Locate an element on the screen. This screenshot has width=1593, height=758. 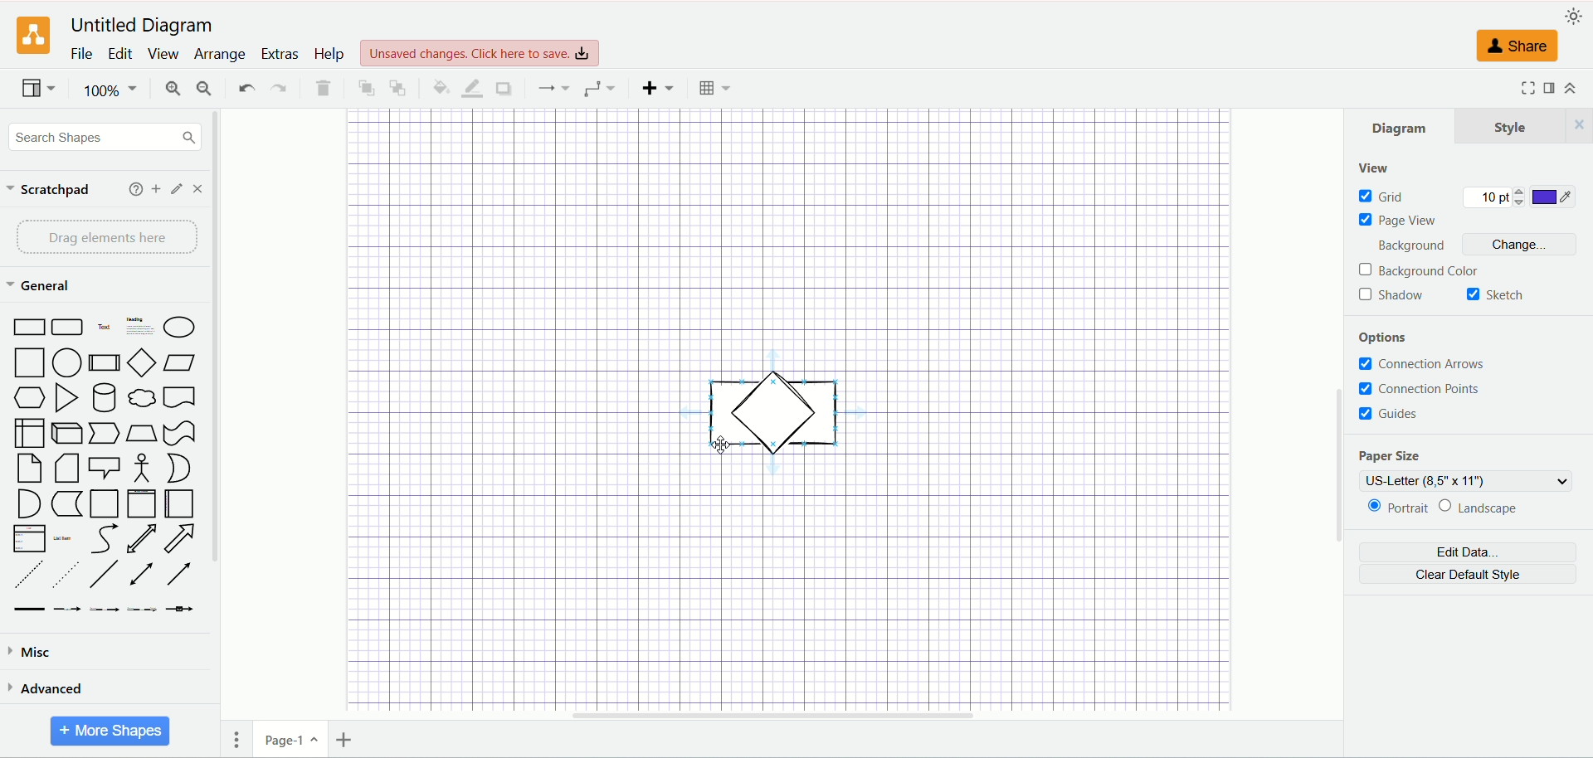
arrange is located at coordinates (219, 55).